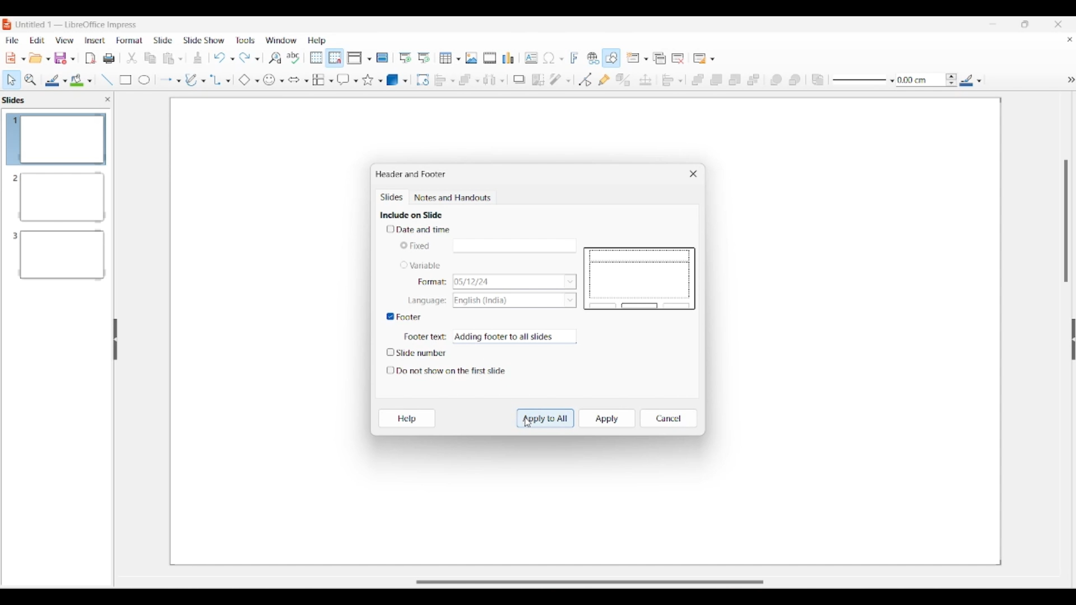 The width and height of the screenshot is (1076, 605). What do you see at coordinates (660, 58) in the screenshot?
I see `Duplicate slide` at bounding box center [660, 58].